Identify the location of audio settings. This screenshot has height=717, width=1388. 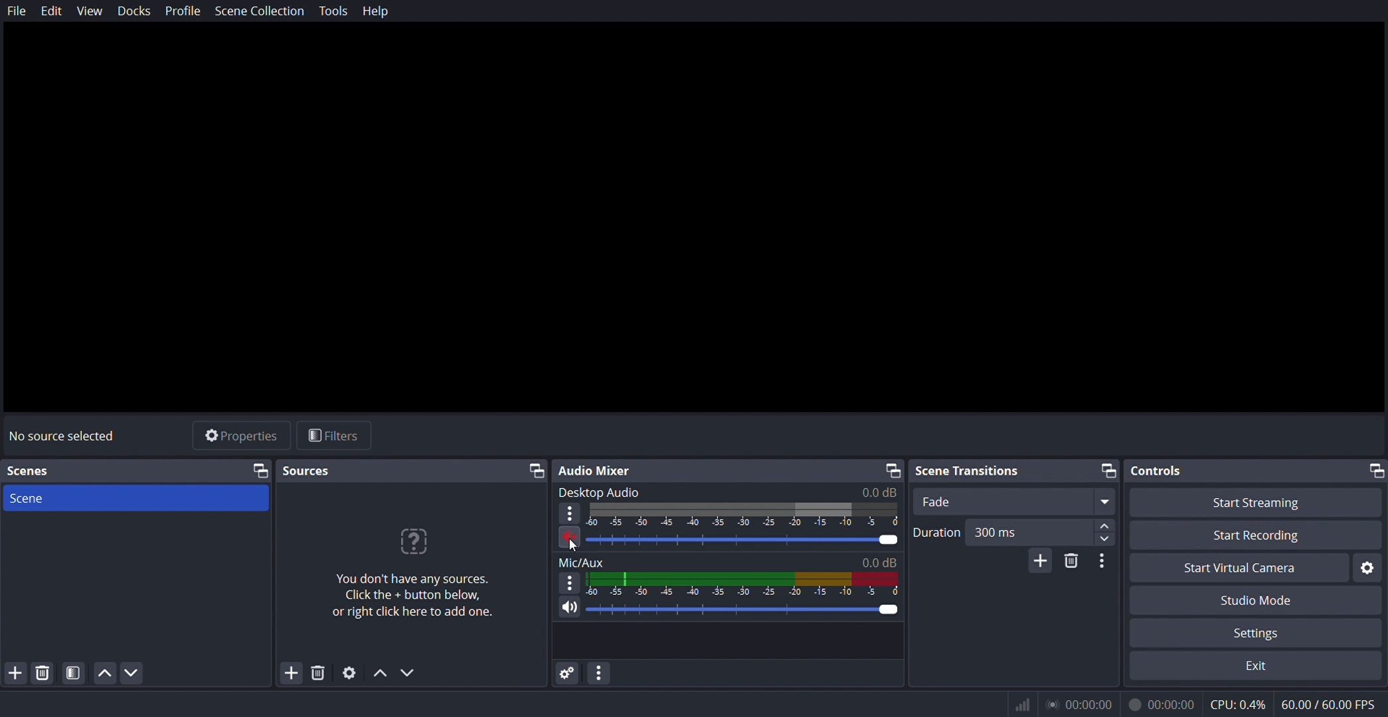
(568, 673).